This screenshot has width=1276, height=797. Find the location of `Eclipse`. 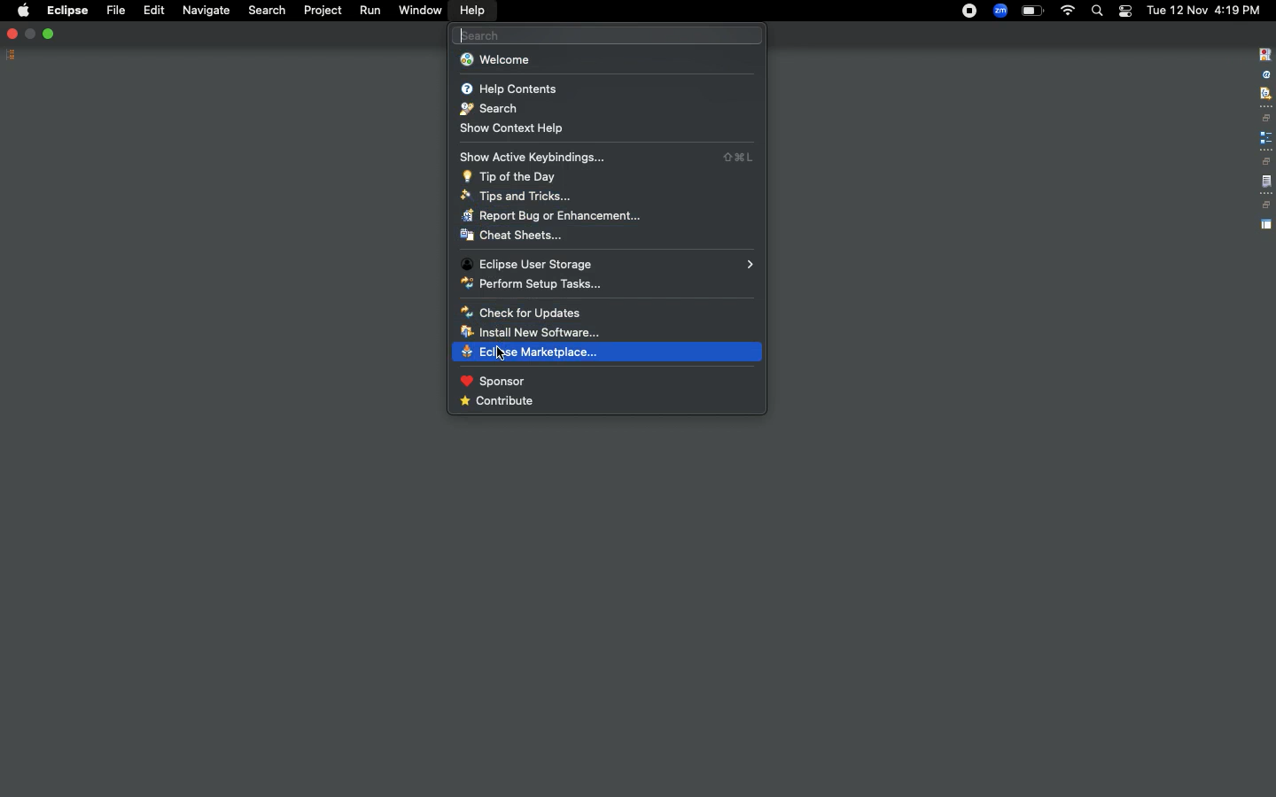

Eclipse is located at coordinates (67, 11).